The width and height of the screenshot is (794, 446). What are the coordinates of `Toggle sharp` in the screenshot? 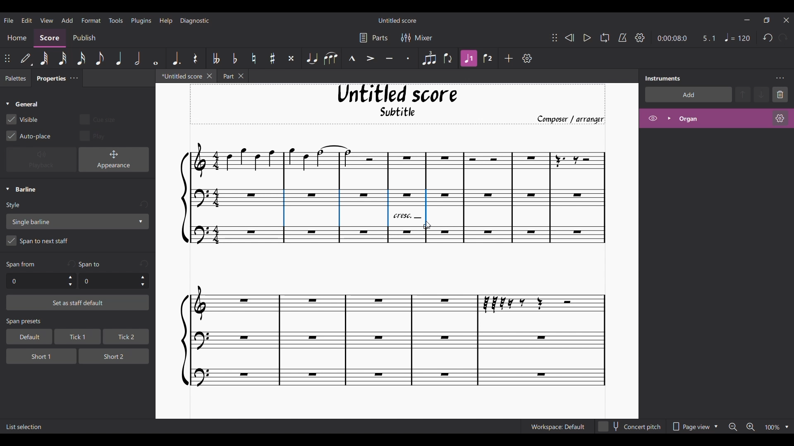 It's located at (273, 59).